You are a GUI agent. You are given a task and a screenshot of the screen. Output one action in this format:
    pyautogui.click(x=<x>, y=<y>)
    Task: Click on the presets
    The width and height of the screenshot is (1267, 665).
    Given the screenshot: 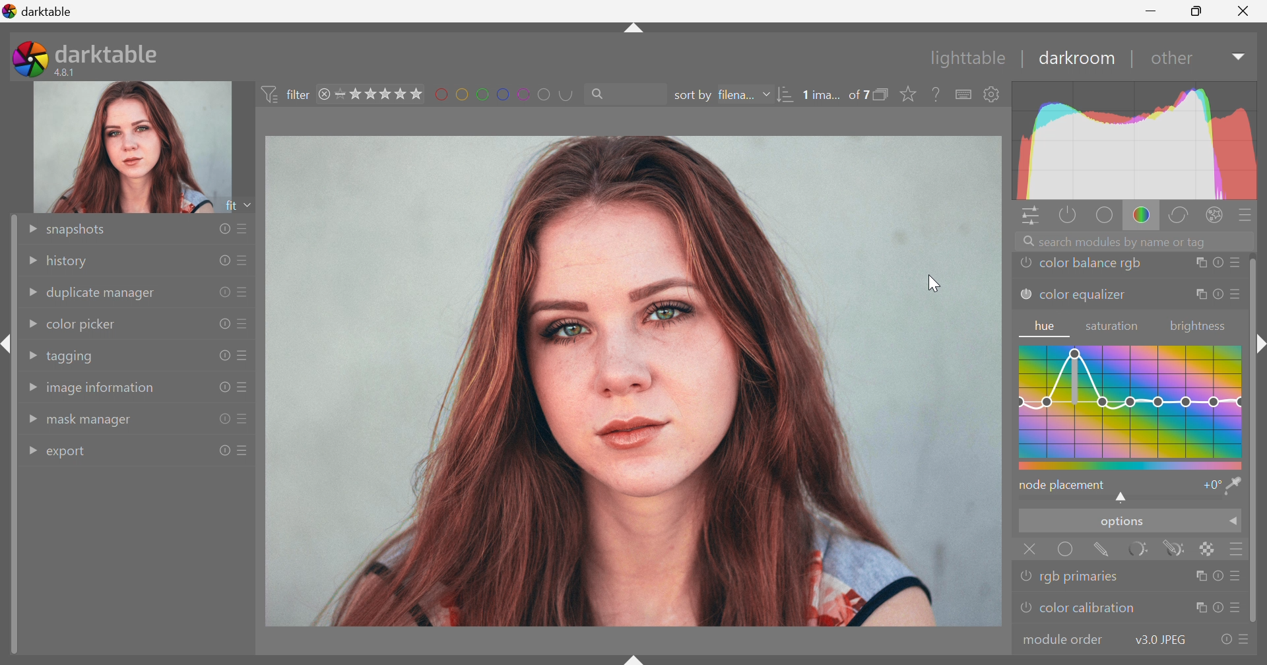 What is the action you would take?
    pyautogui.click(x=1236, y=263)
    